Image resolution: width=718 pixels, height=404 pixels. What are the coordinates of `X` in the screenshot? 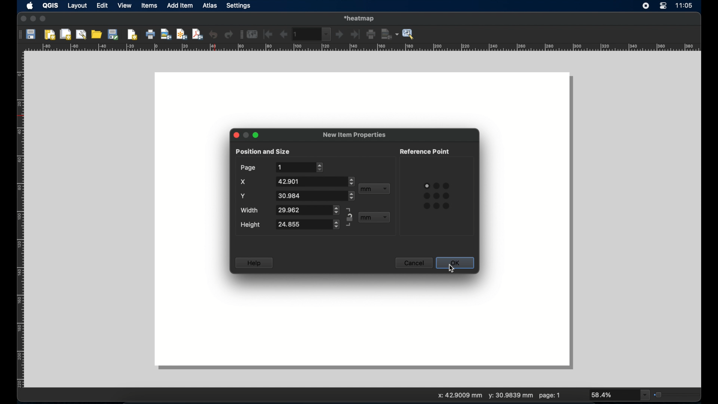 It's located at (243, 183).